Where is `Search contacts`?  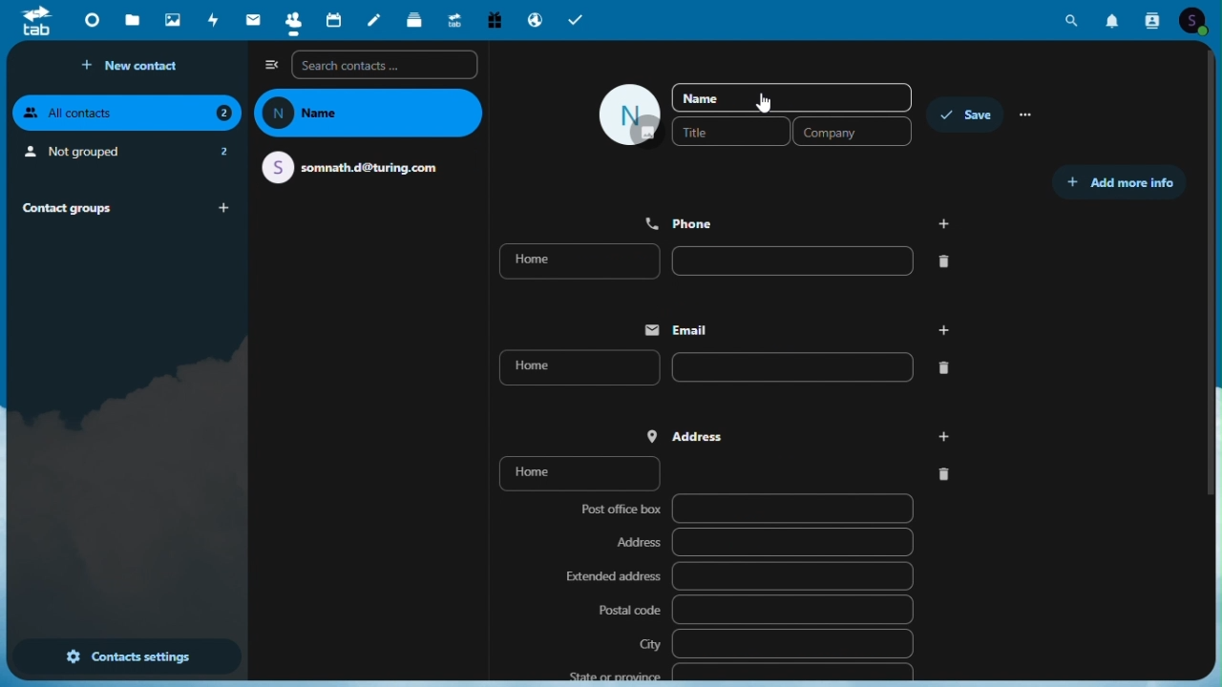
Search contacts is located at coordinates (386, 65).